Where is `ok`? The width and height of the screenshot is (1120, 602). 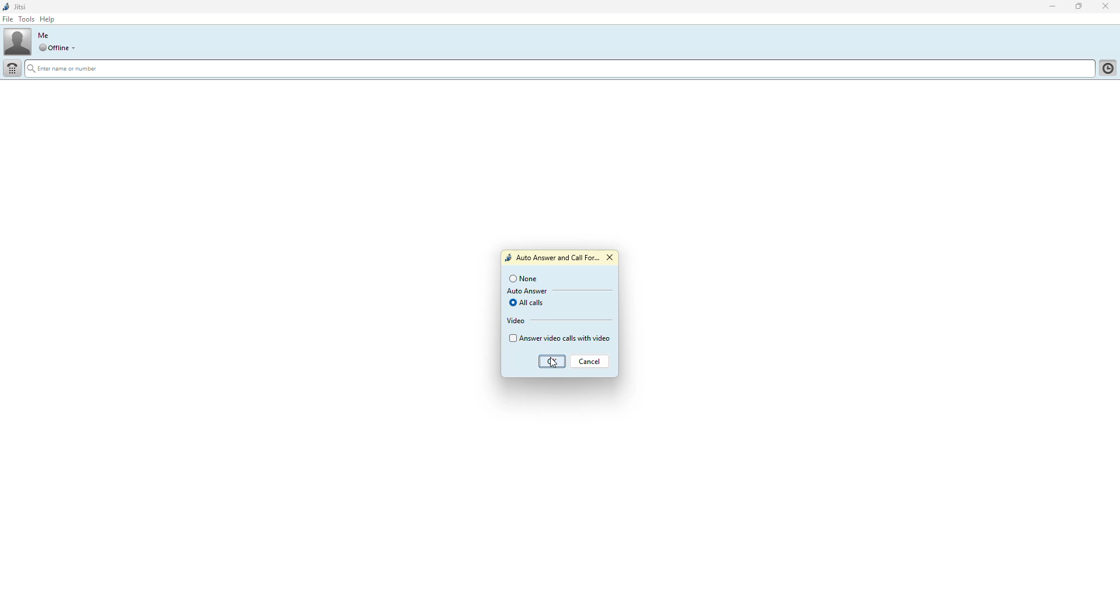
ok is located at coordinates (554, 362).